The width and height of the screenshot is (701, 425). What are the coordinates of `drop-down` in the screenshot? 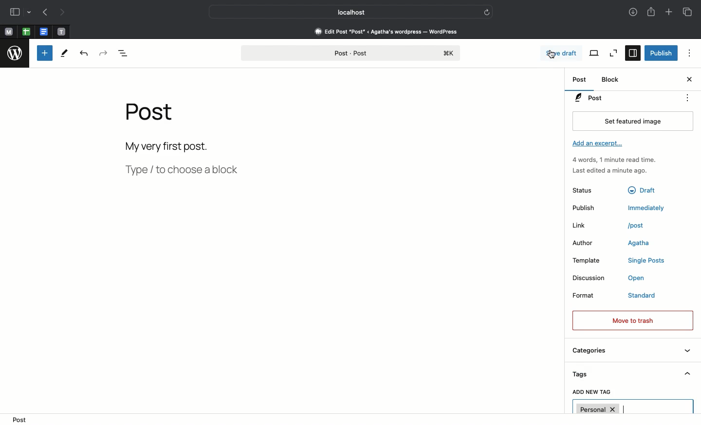 It's located at (30, 13).